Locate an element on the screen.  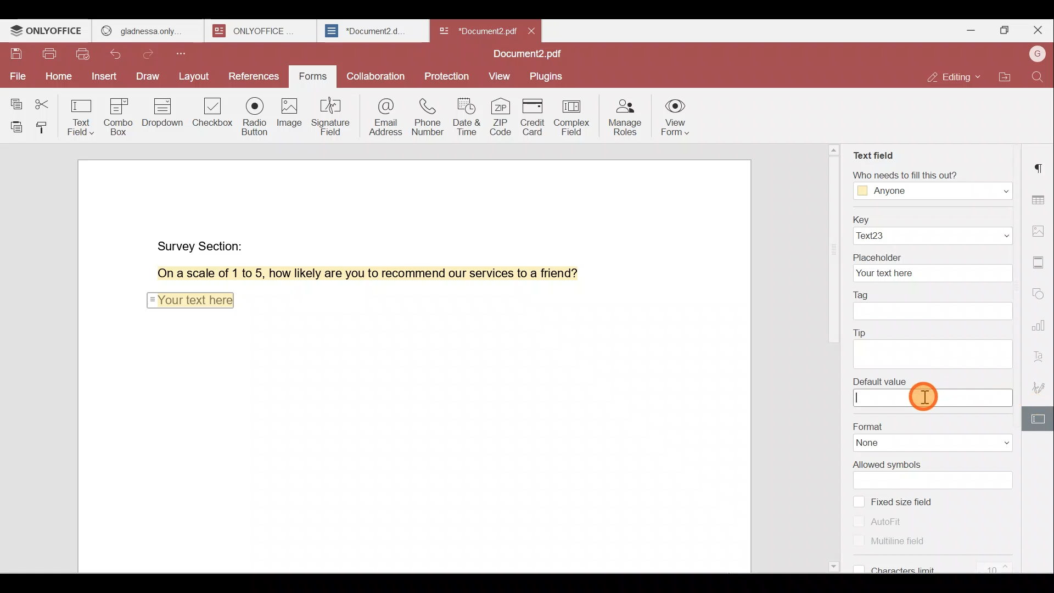
On a scale of 1 to 5, how likely are you to recommend our services to a friend? is located at coordinates (355, 273).